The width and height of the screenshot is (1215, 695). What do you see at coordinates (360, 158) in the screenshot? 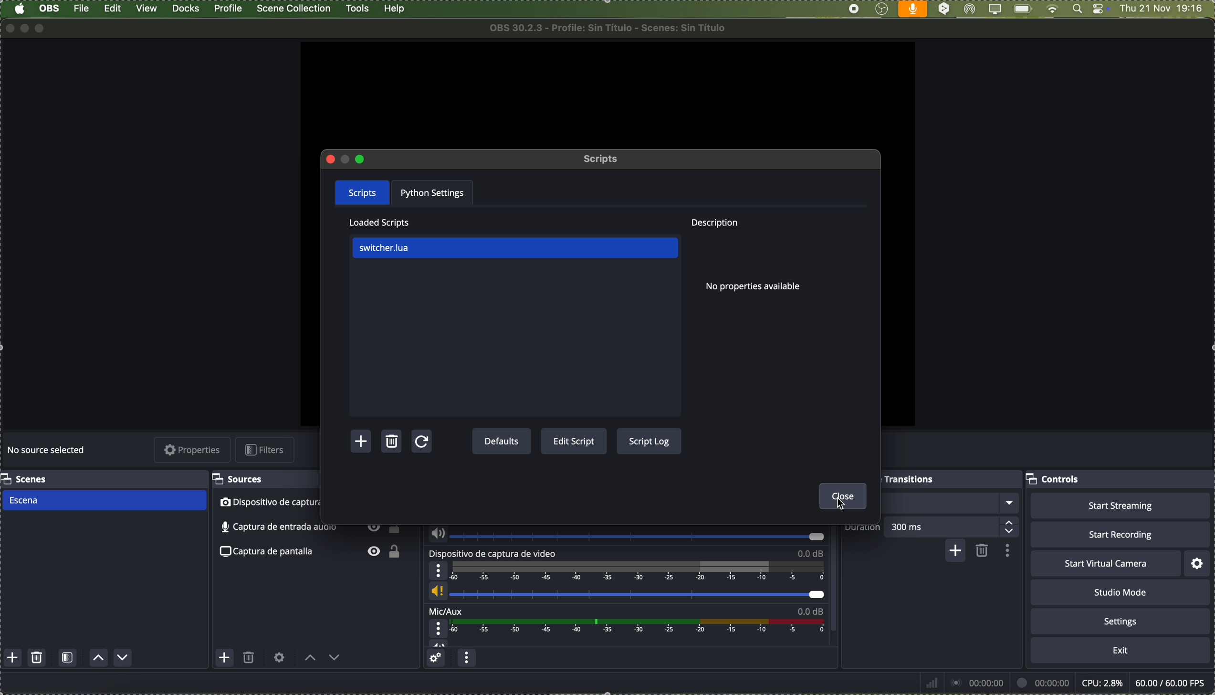
I see `maximize pop-up` at bounding box center [360, 158].